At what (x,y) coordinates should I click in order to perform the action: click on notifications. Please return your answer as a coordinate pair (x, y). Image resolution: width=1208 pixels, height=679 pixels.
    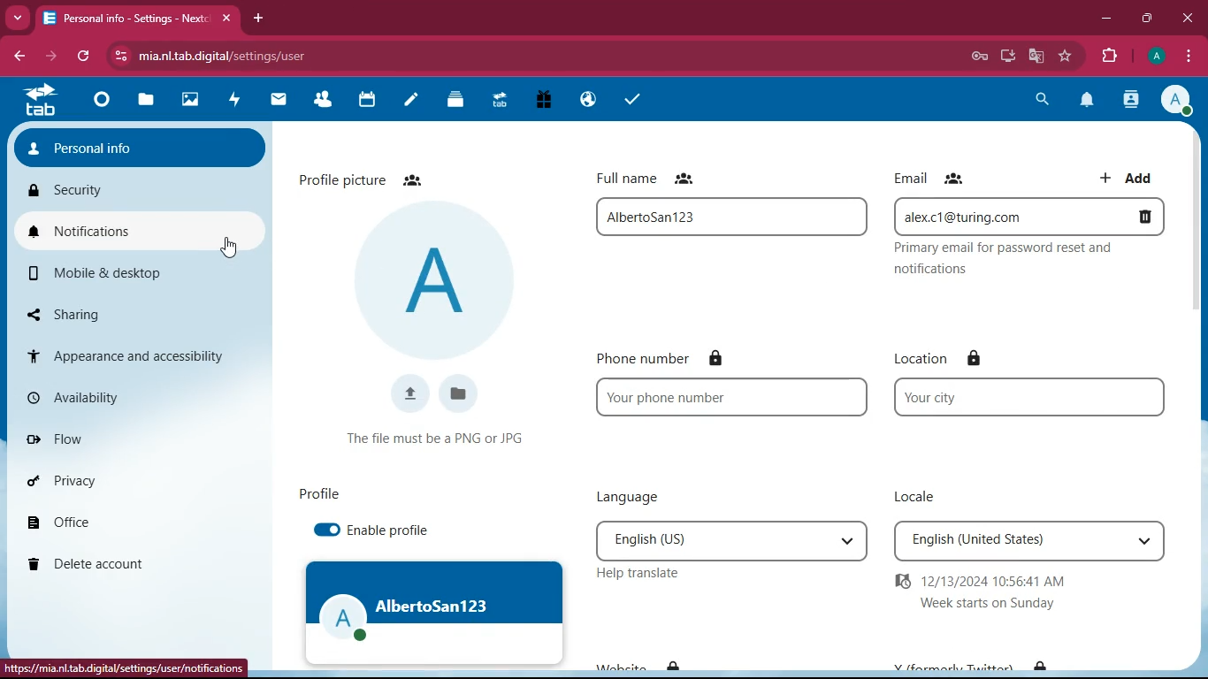
    Looking at the image, I should click on (140, 231).